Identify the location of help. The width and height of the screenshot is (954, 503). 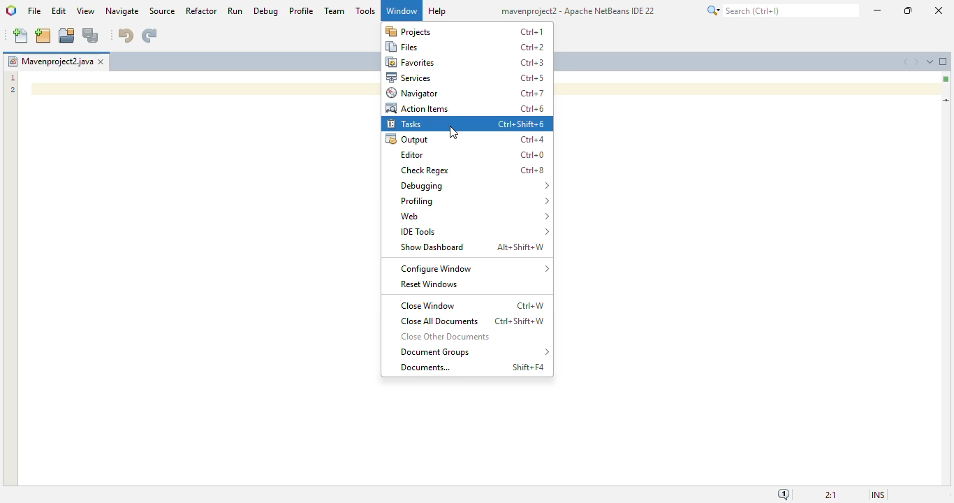
(437, 11).